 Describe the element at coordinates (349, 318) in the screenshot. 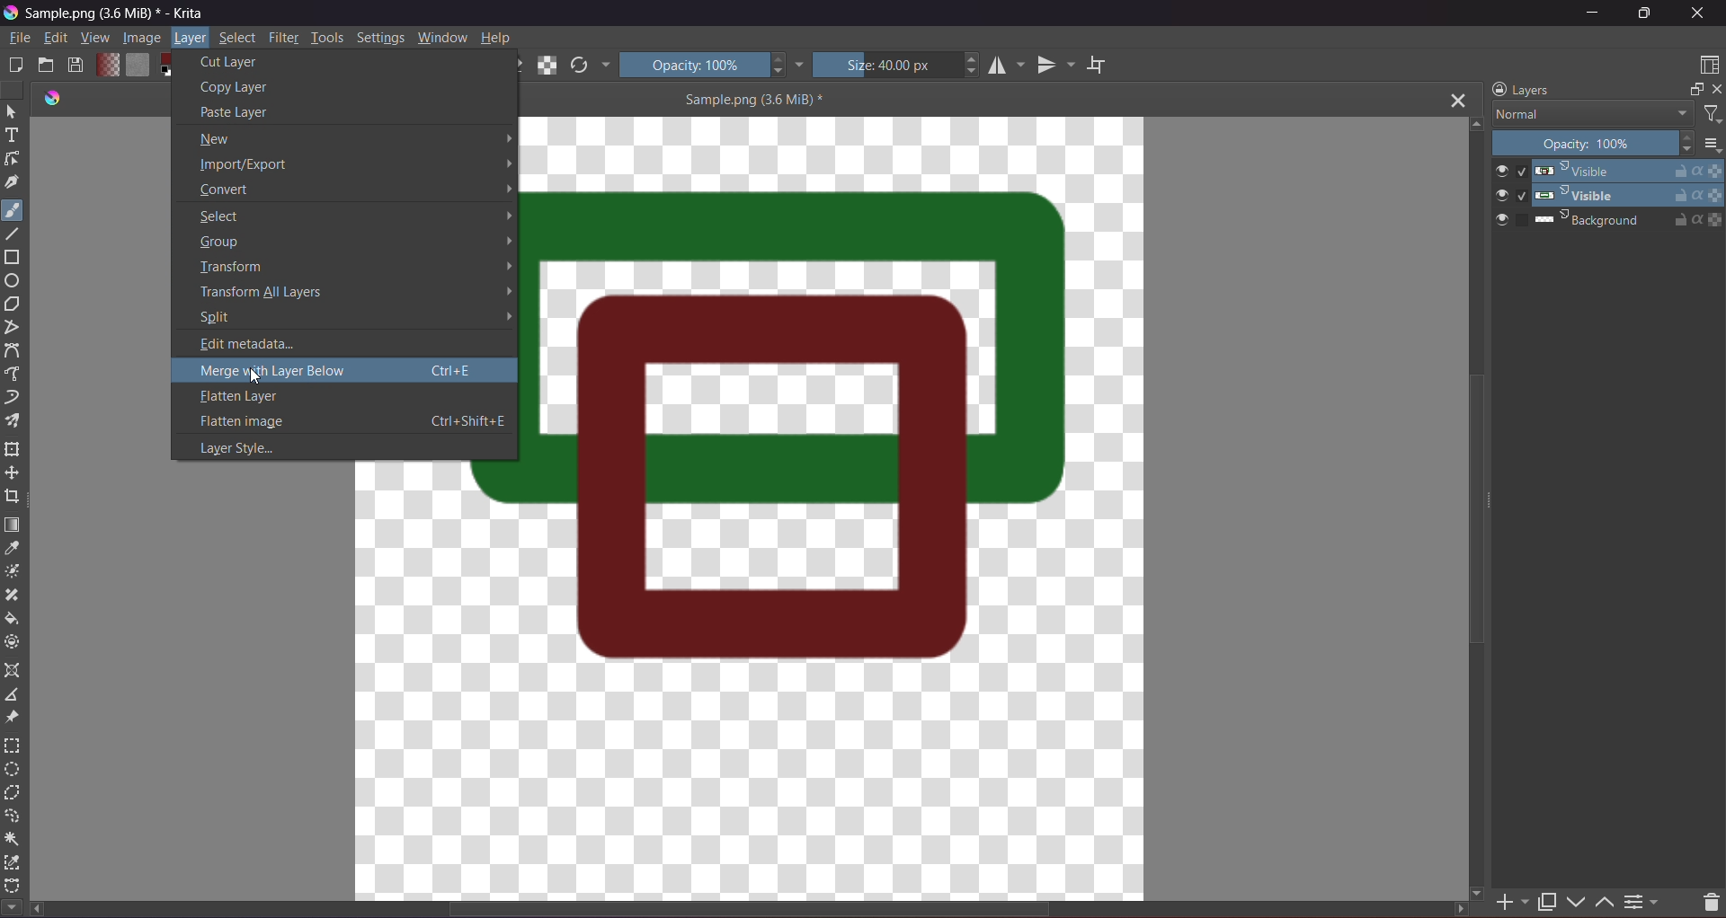

I see `Split` at that location.